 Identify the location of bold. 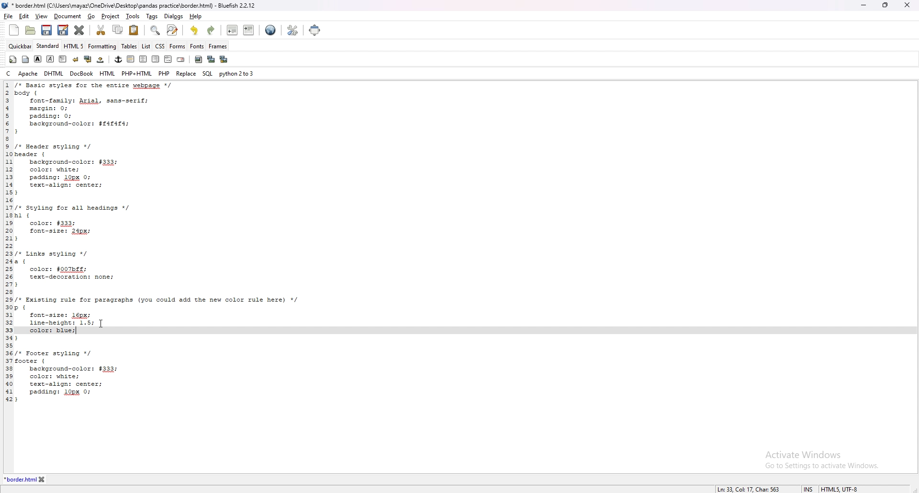
(38, 59).